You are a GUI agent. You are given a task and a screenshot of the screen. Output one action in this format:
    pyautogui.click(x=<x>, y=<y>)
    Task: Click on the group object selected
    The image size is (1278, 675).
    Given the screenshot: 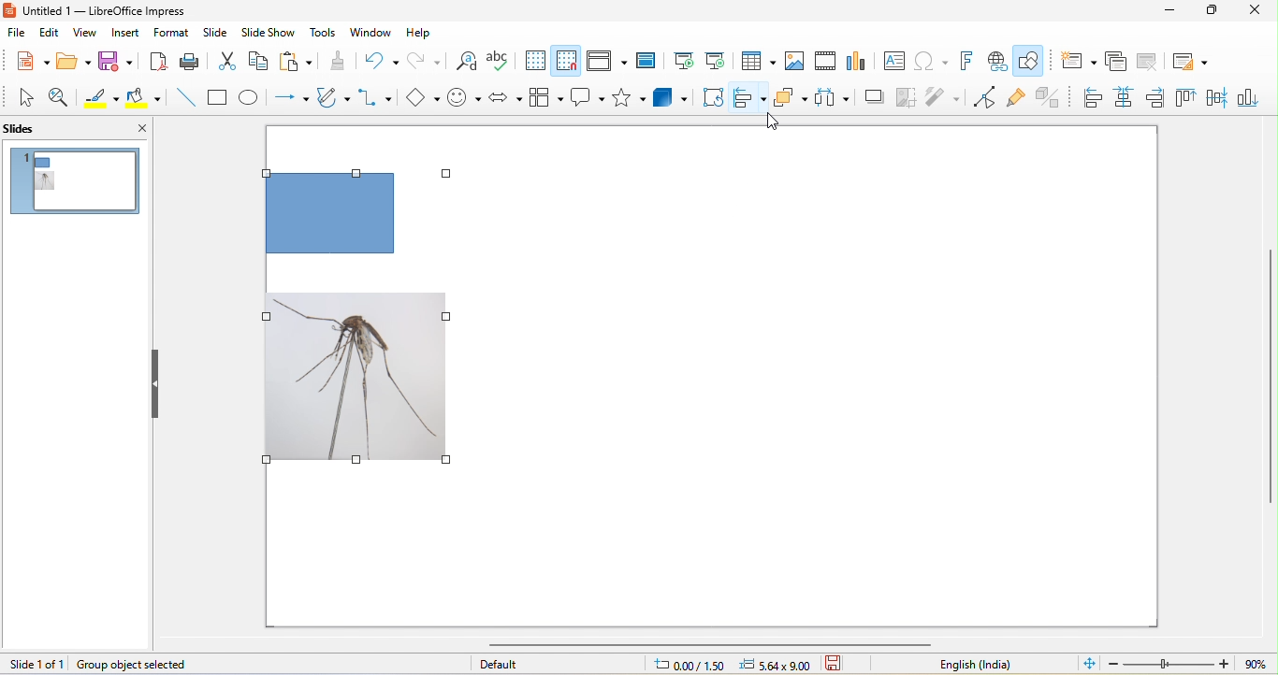 What is the action you would take?
    pyautogui.click(x=158, y=663)
    